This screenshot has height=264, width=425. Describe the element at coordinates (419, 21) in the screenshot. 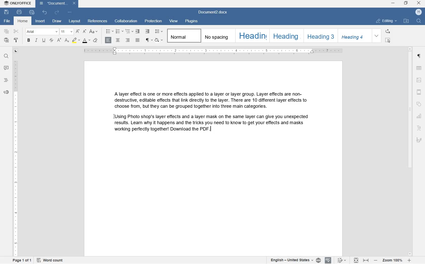

I see `FIND` at that location.